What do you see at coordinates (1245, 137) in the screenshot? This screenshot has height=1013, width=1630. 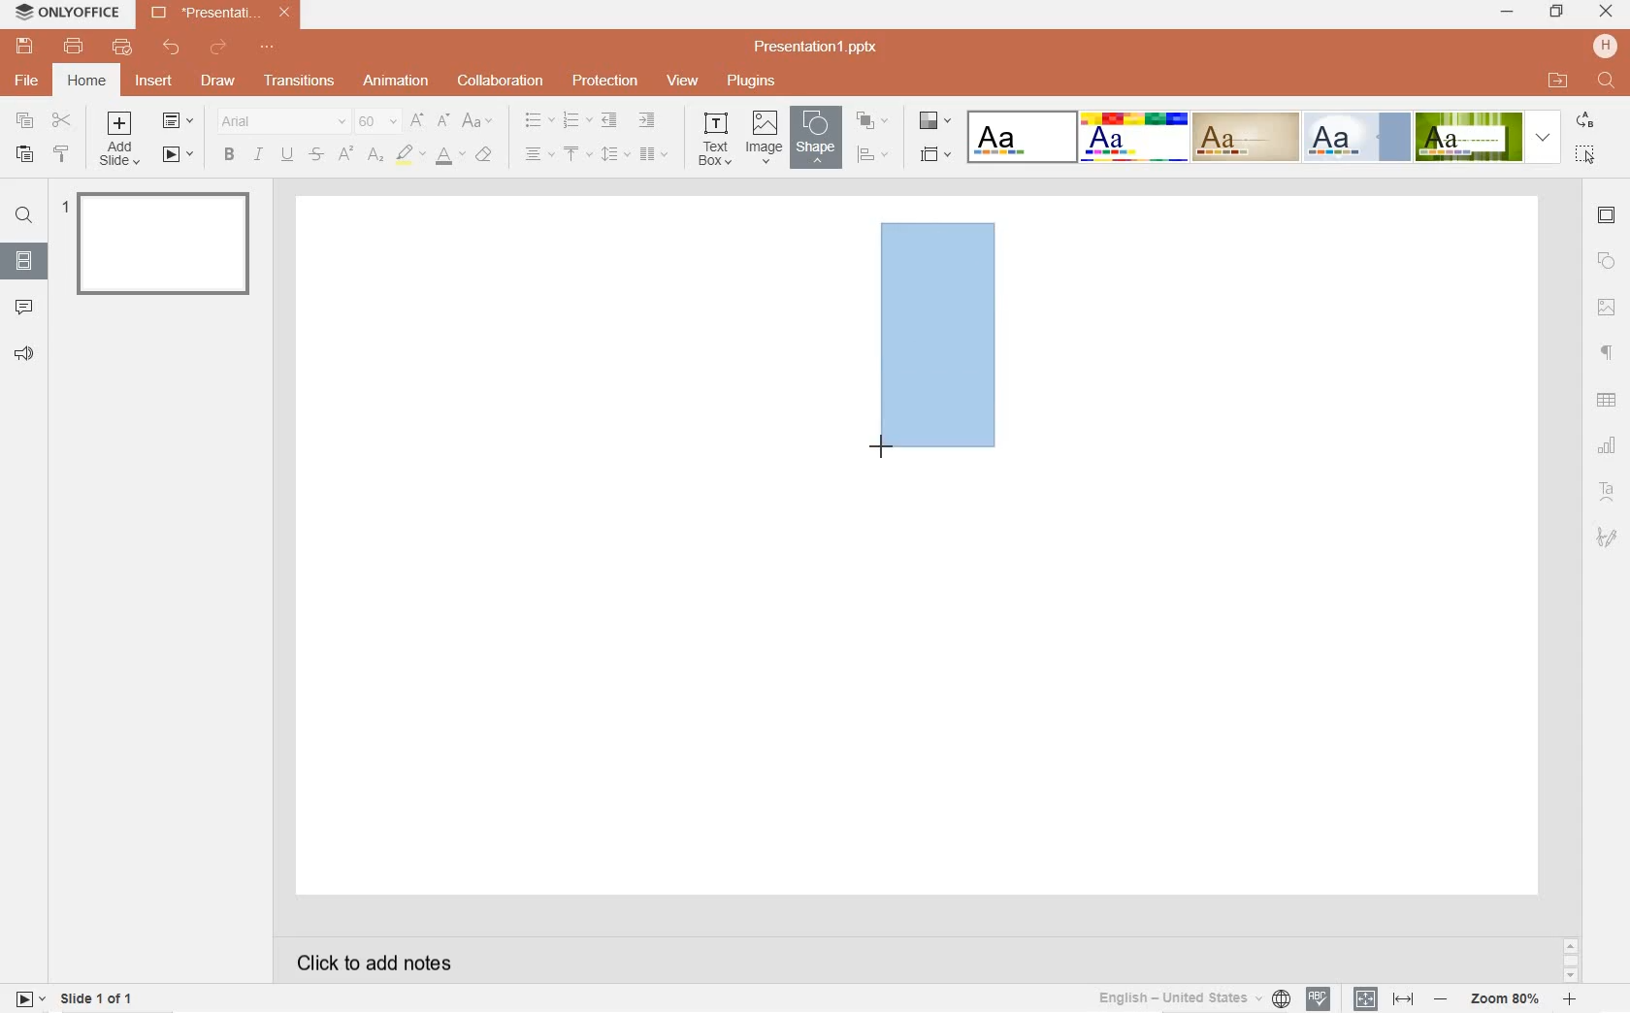 I see `Classic` at bounding box center [1245, 137].